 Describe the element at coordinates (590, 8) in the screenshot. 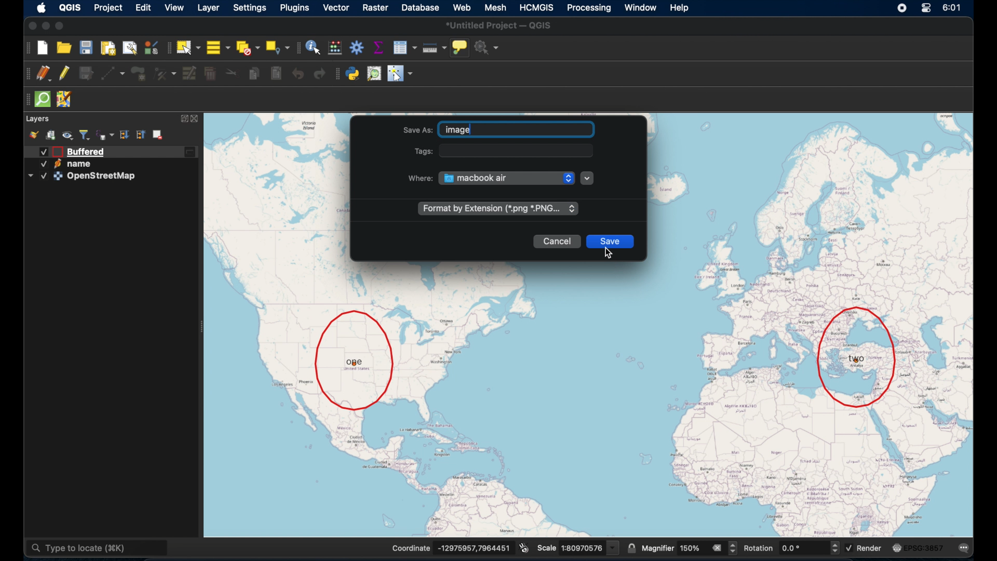

I see `processing` at that location.